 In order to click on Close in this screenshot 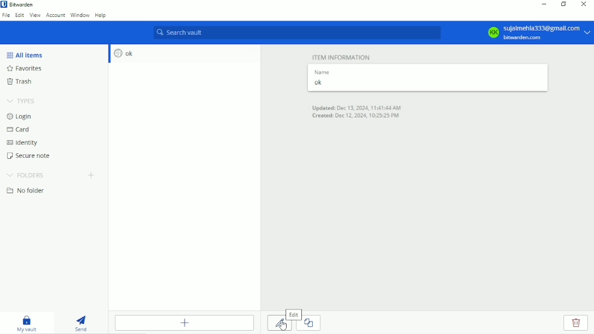, I will do `click(585, 5)`.